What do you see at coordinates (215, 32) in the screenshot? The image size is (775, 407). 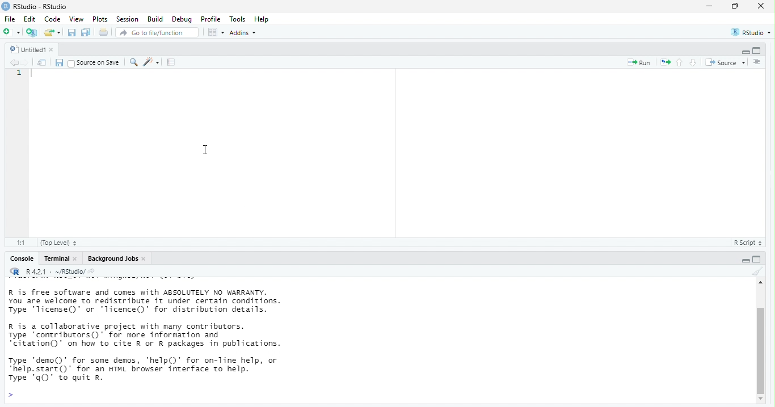 I see `workspace panes` at bounding box center [215, 32].